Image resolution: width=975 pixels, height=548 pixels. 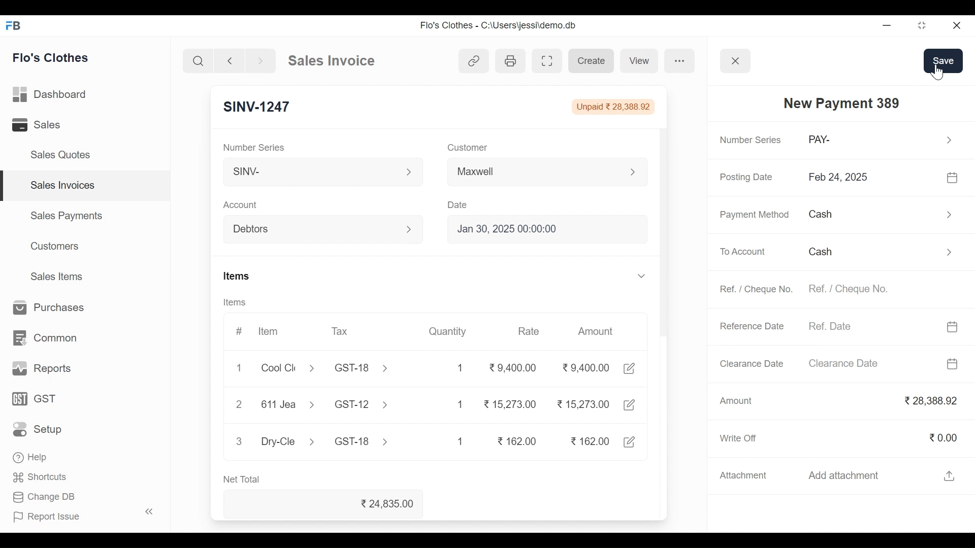 I want to click on Edit, so click(x=632, y=405).